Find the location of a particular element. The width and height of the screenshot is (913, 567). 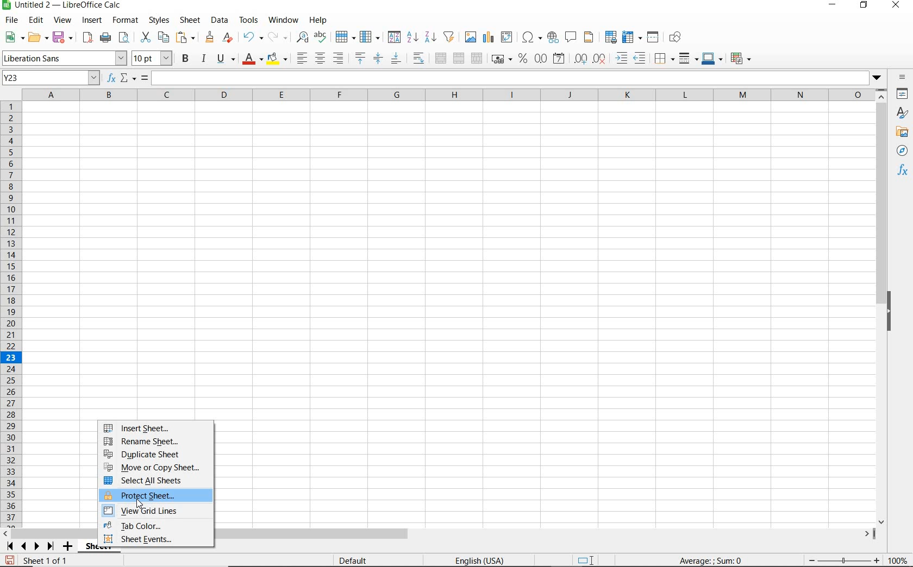

CENTER VERTICALLY is located at coordinates (378, 60).